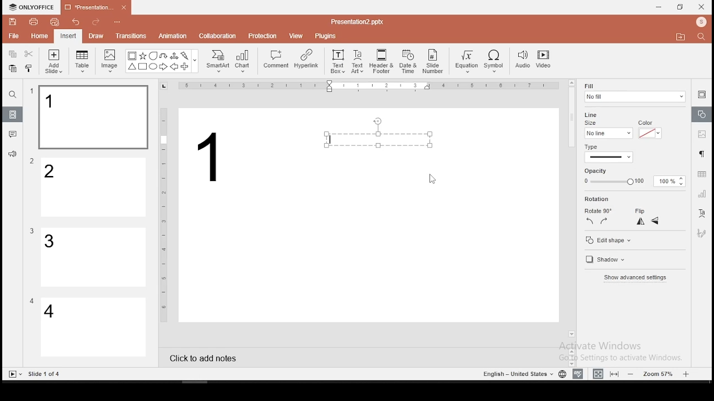 The height and width of the screenshot is (401, 714). Describe the element at coordinates (358, 61) in the screenshot. I see `text art` at that location.